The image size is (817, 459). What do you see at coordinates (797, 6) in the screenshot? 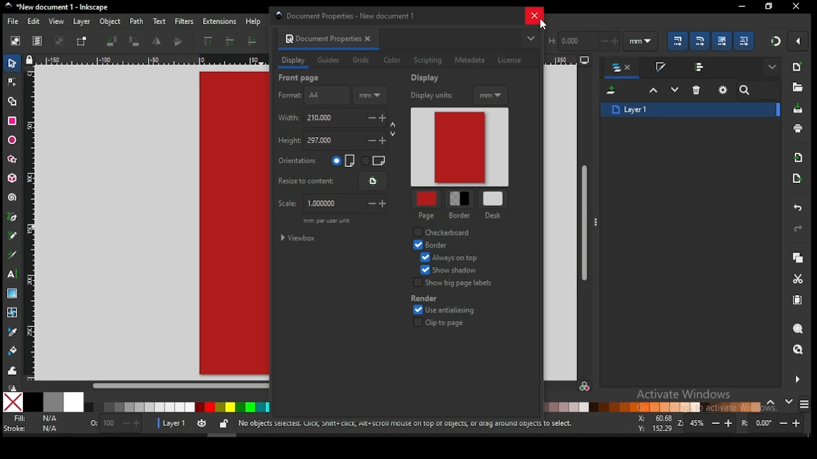
I see `restore` at bounding box center [797, 6].